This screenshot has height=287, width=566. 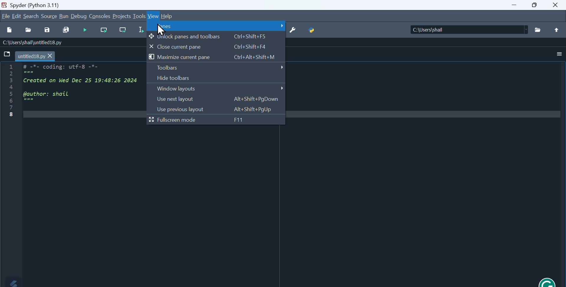 What do you see at coordinates (86, 30) in the screenshot?
I see `Run file` at bounding box center [86, 30].